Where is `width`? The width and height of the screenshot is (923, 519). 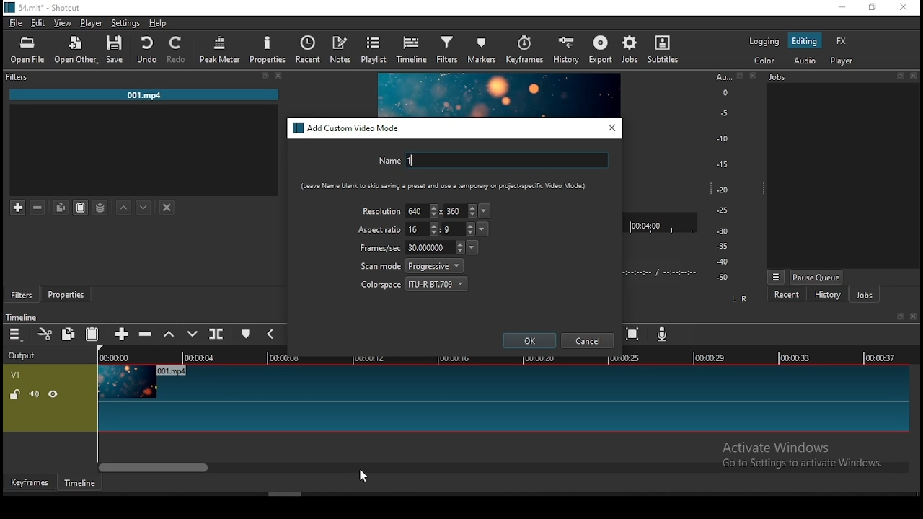
width is located at coordinates (422, 210).